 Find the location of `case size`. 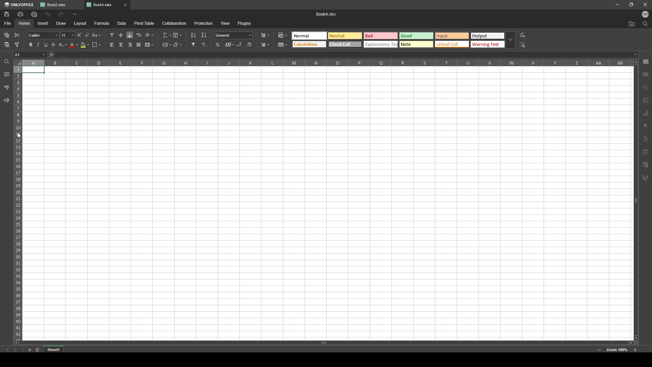

case size is located at coordinates (67, 35).